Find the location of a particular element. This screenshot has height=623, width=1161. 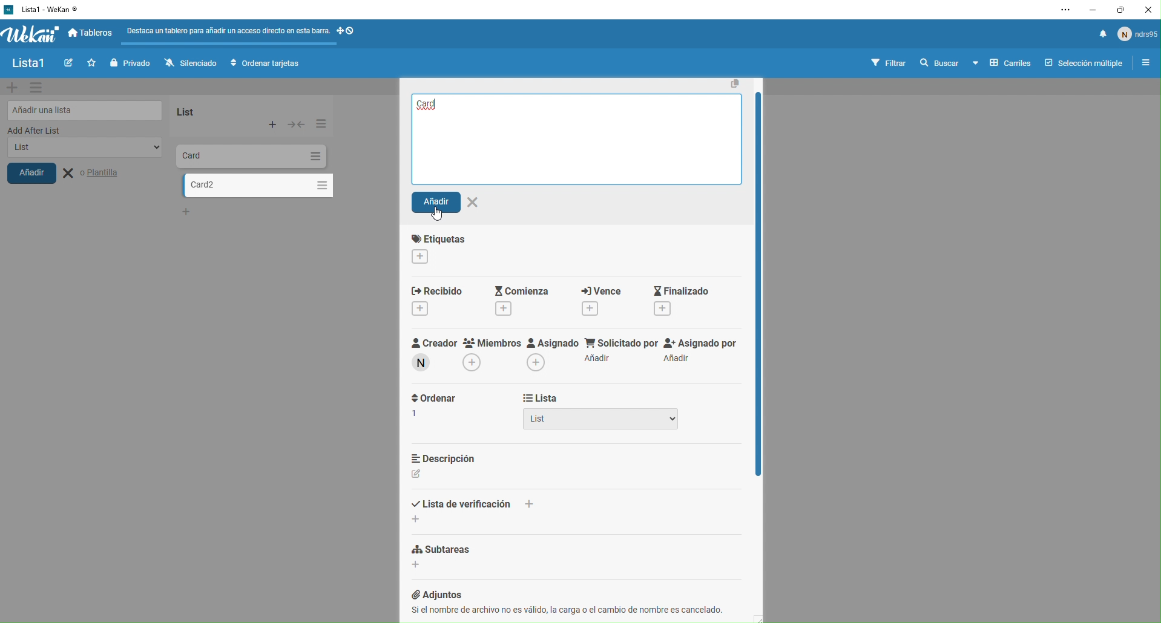

add new  is located at coordinates (12, 87).